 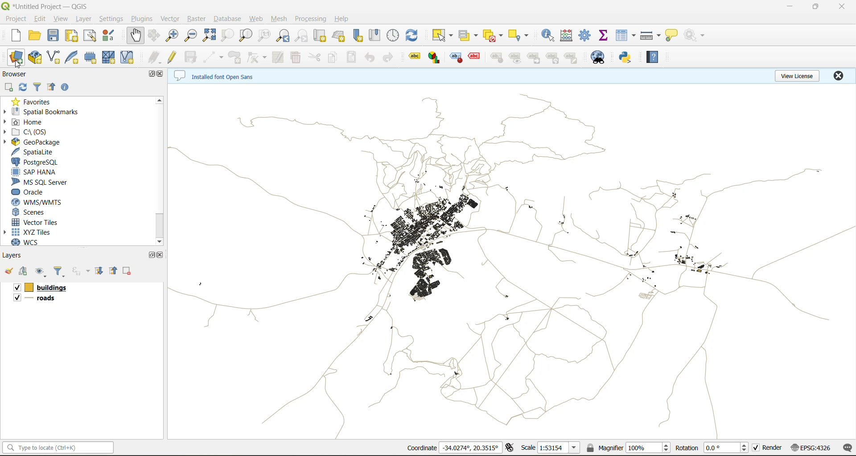 What do you see at coordinates (115, 271) in the screenshot?
I see `collapse all` at bounding box center [115, 271].